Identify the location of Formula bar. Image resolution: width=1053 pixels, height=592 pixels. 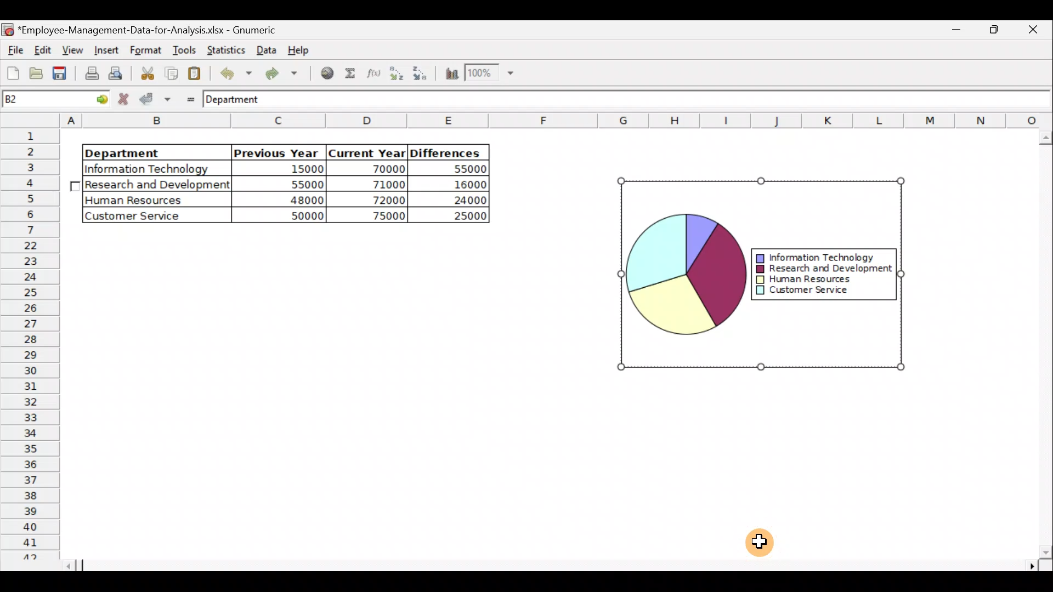
(670, 102).